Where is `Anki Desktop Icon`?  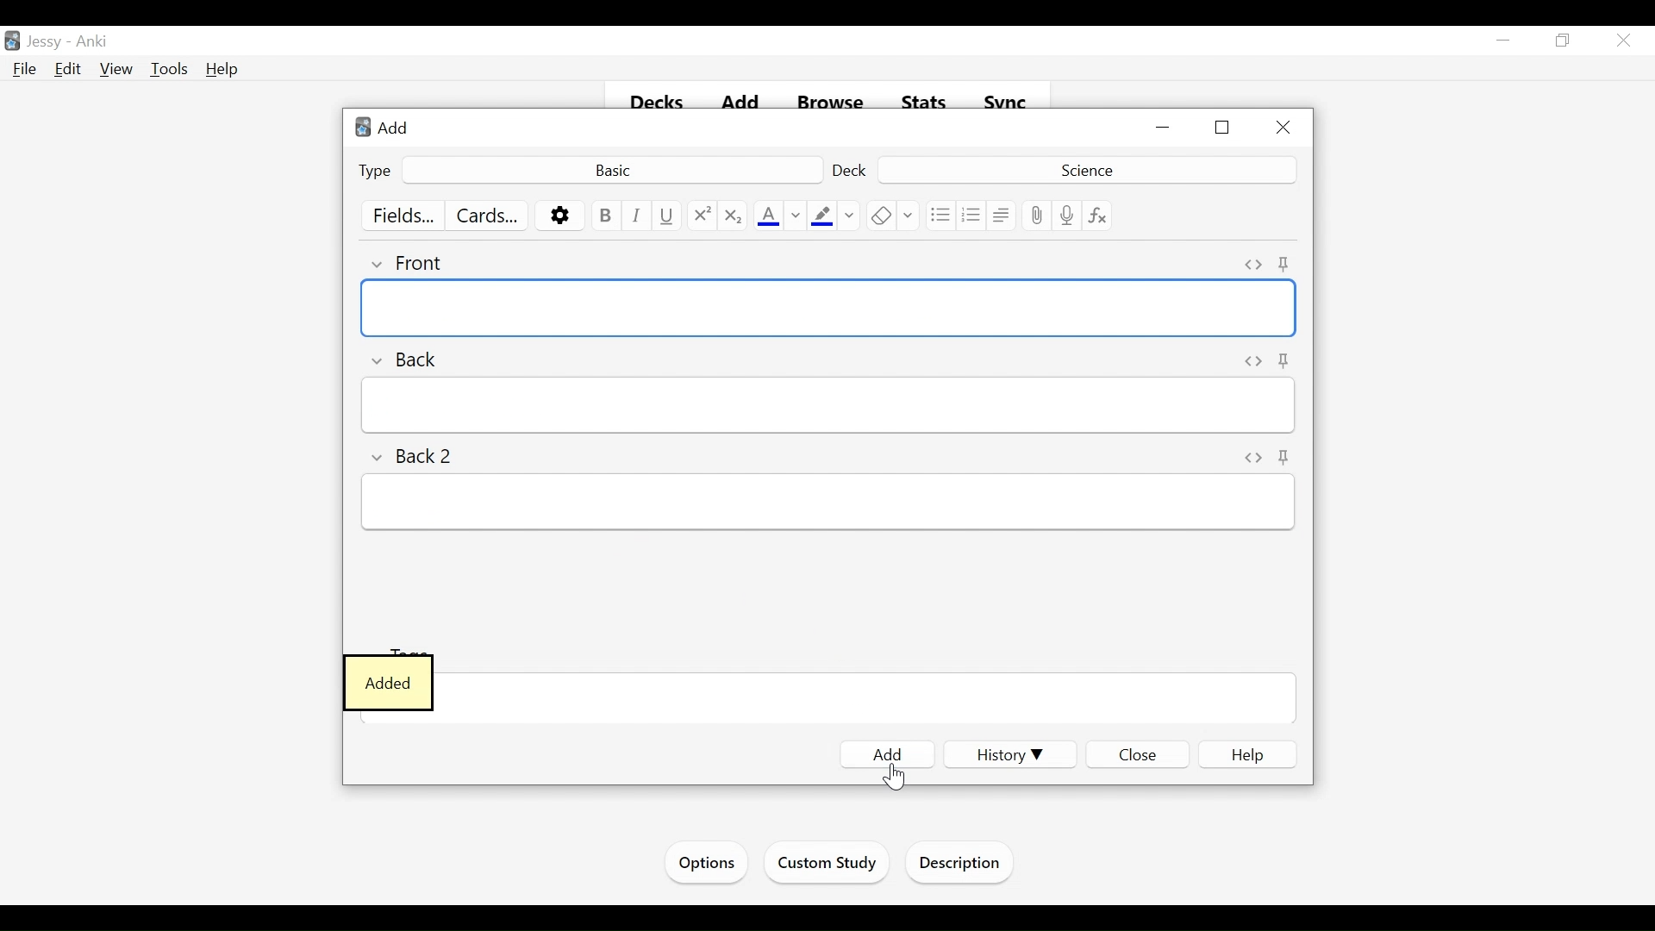
Anki Desktop Icon is located at coordinates (12, 41).